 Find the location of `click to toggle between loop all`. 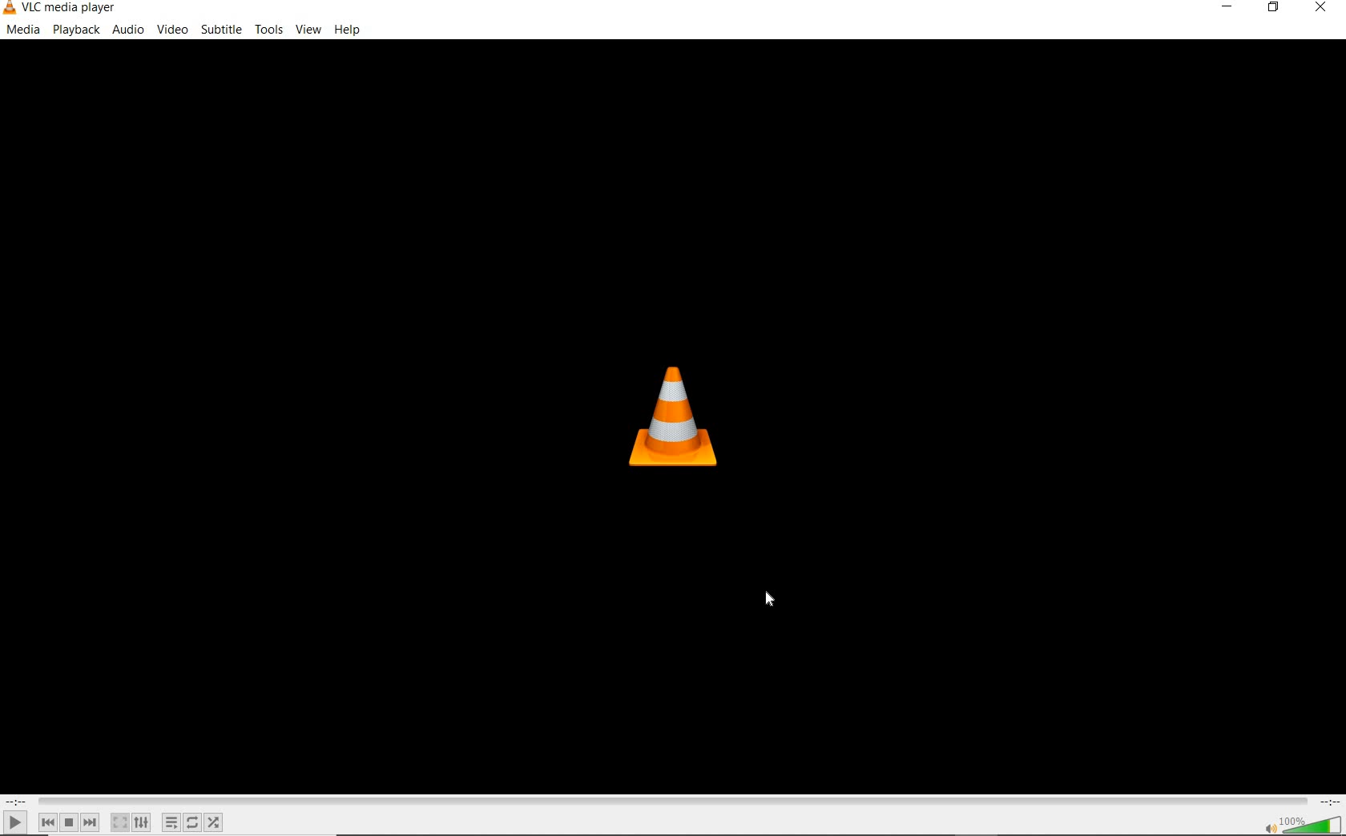

click to toggle between loop all is located at coordinates (193, 822).